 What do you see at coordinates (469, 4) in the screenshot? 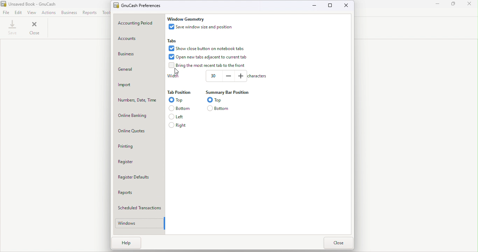
I see `Close` at bounding box center [469, 4].